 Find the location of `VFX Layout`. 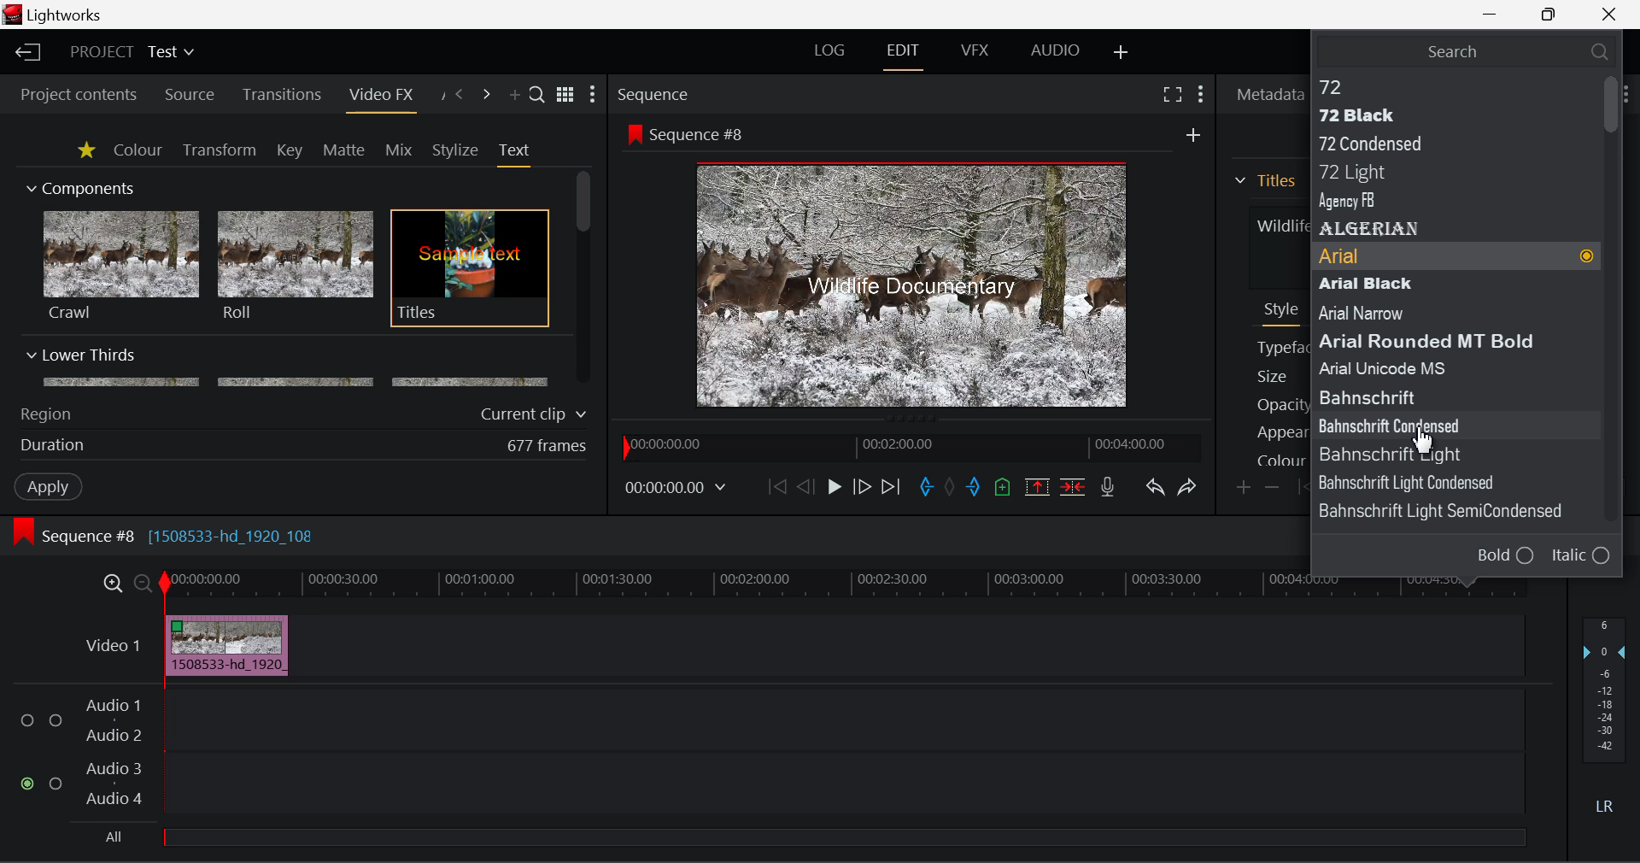

VFX Layout is located at coordinates (974, 50).